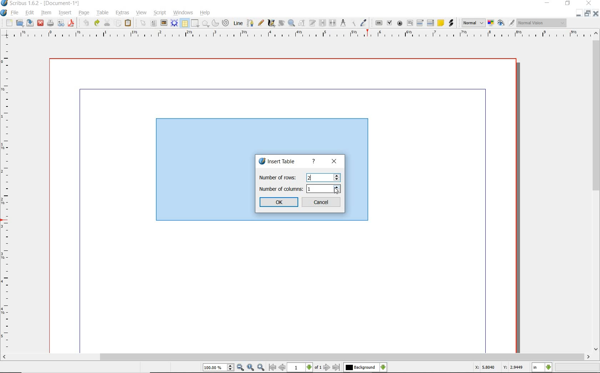 The width and height of the screenshot is (600, 373). Describe the element at coordinates (305, 367) in the screenshot. I see `select current page level` at that location.